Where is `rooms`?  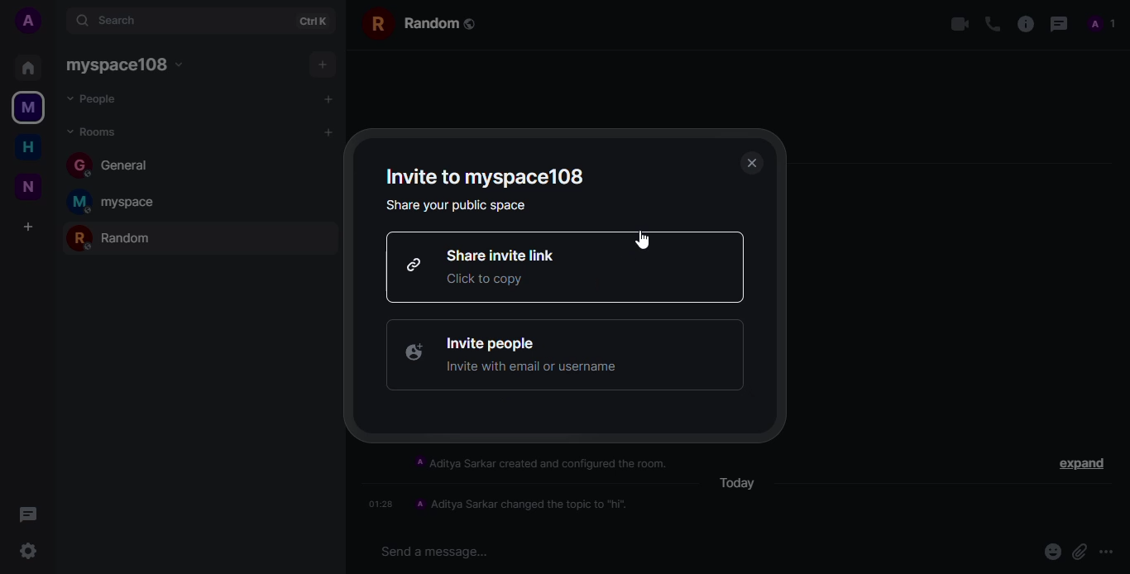 rooms is located at coordinates (93, 133).